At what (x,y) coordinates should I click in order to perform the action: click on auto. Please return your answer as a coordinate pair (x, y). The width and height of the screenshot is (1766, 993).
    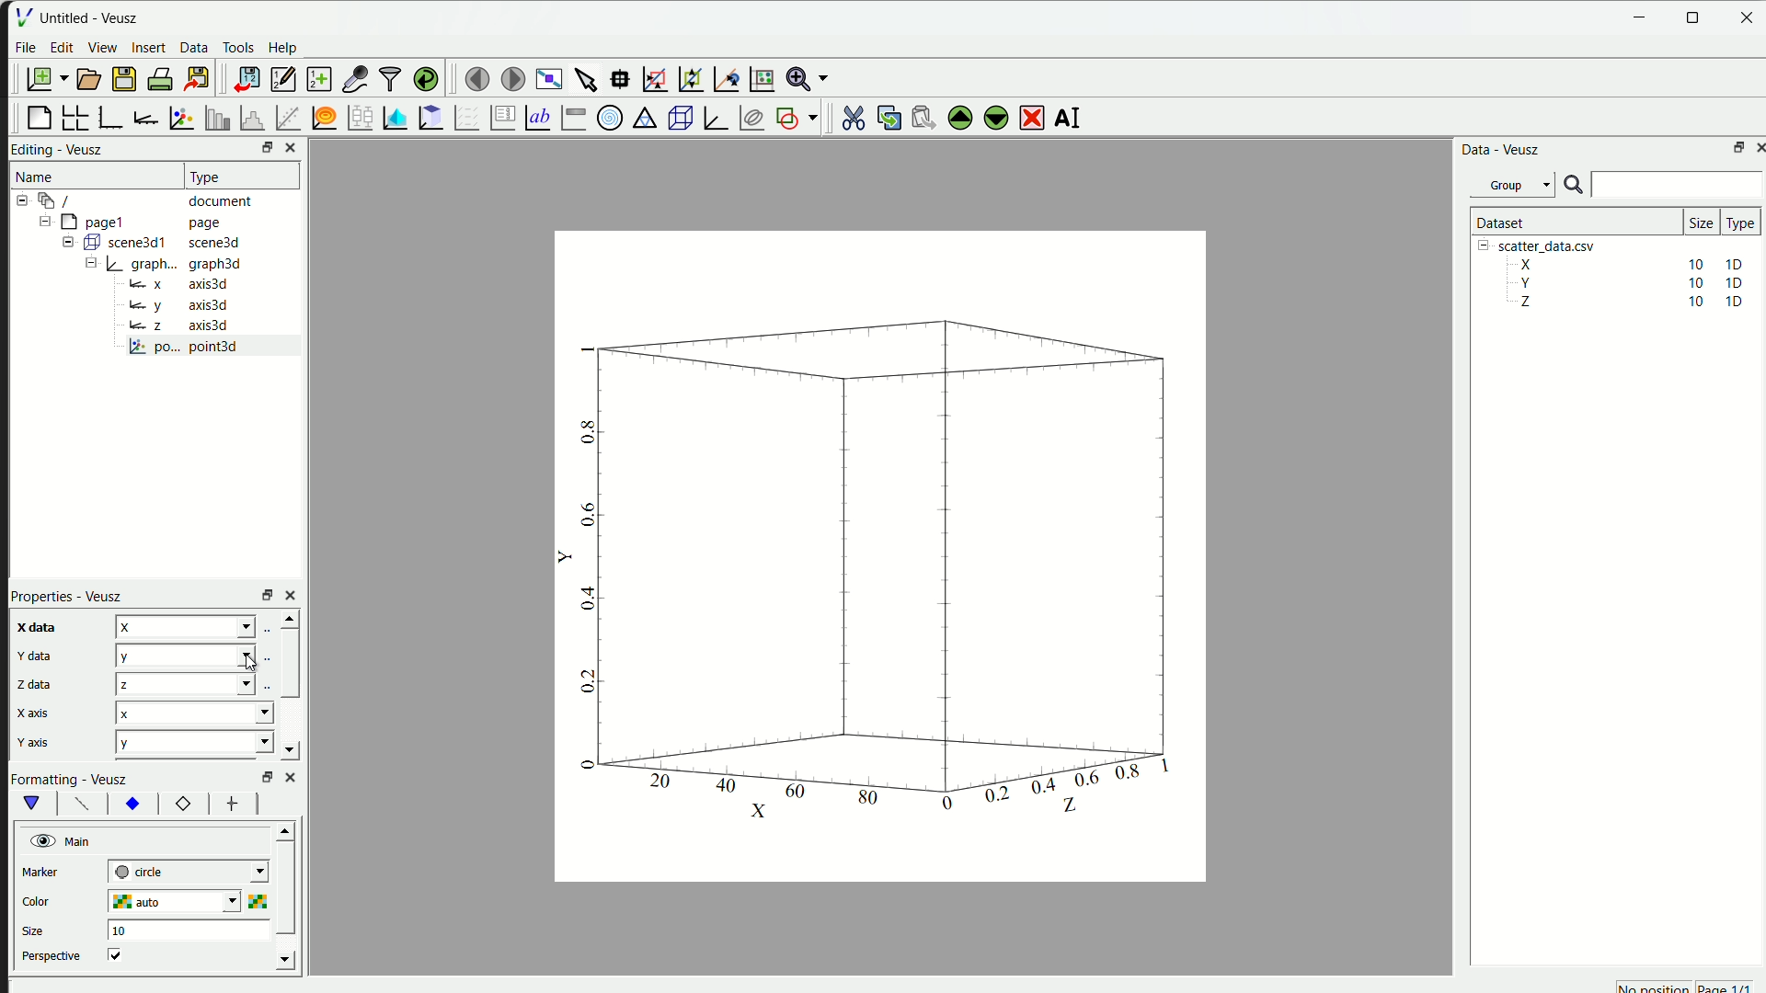
    Looking at the image, I should click on (186, 903).